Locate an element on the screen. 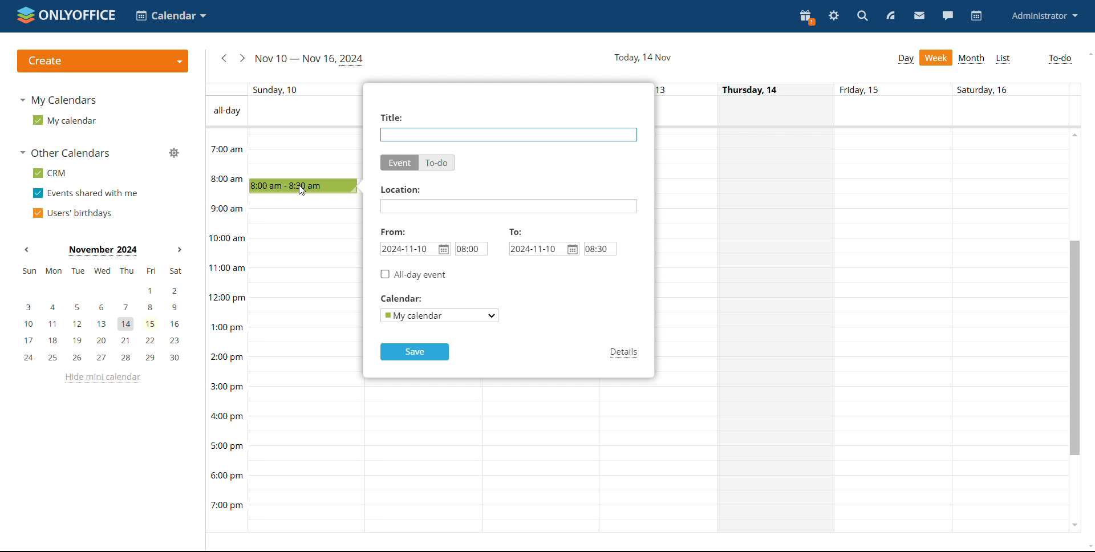 Image resolution: width=1095 pixels, height=552 pixels. mail is located at coordinates (920, 16).